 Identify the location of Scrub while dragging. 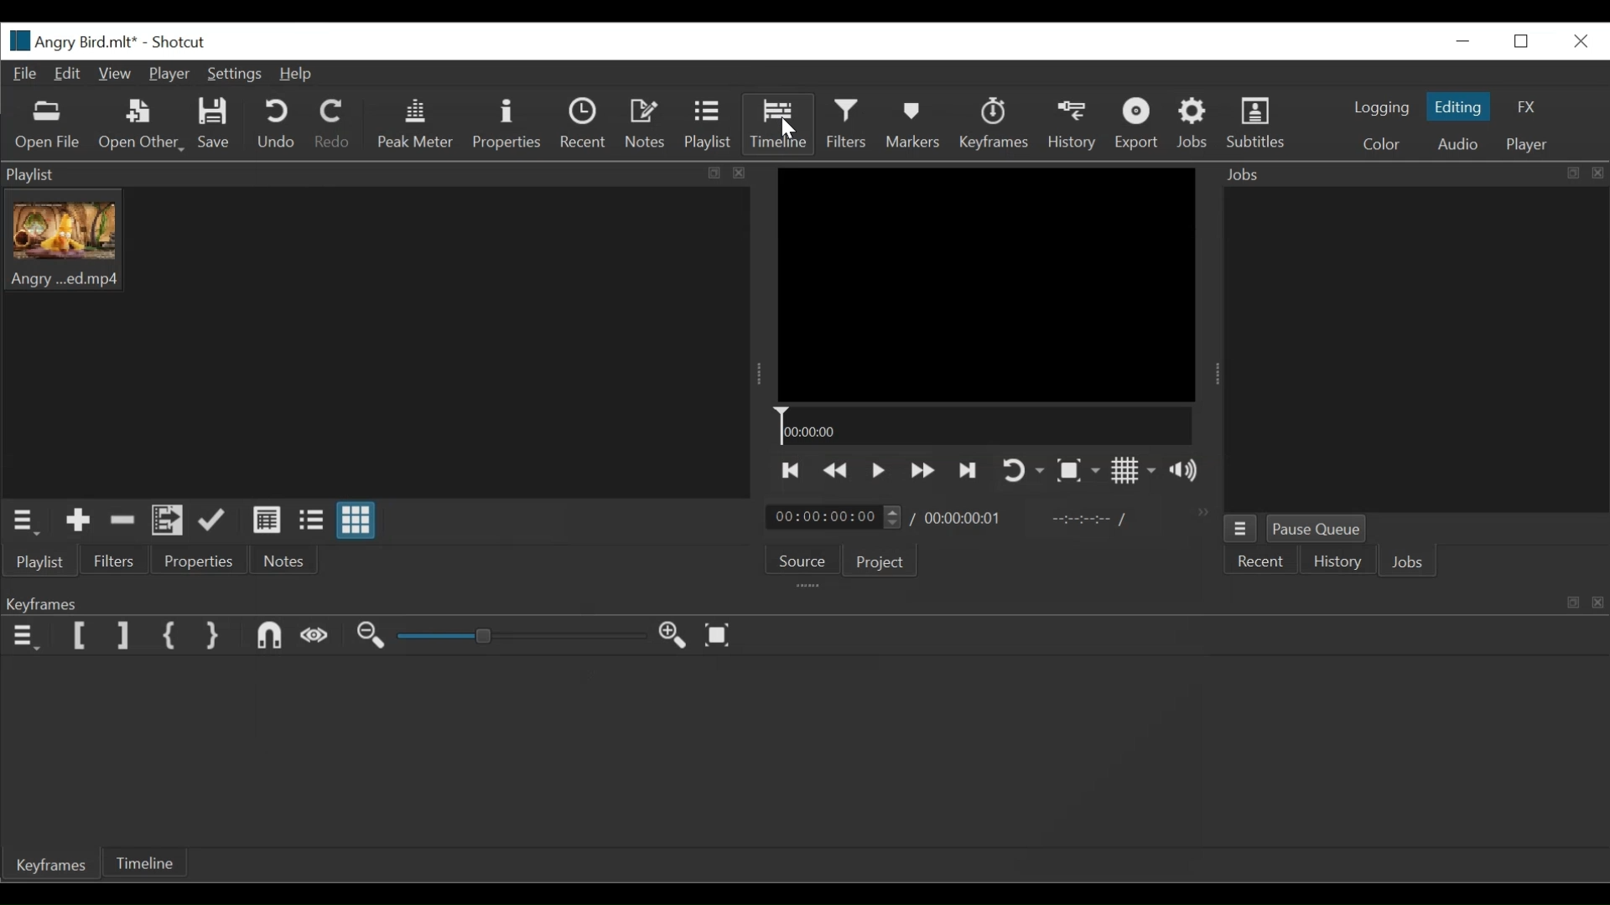
(316, 636).